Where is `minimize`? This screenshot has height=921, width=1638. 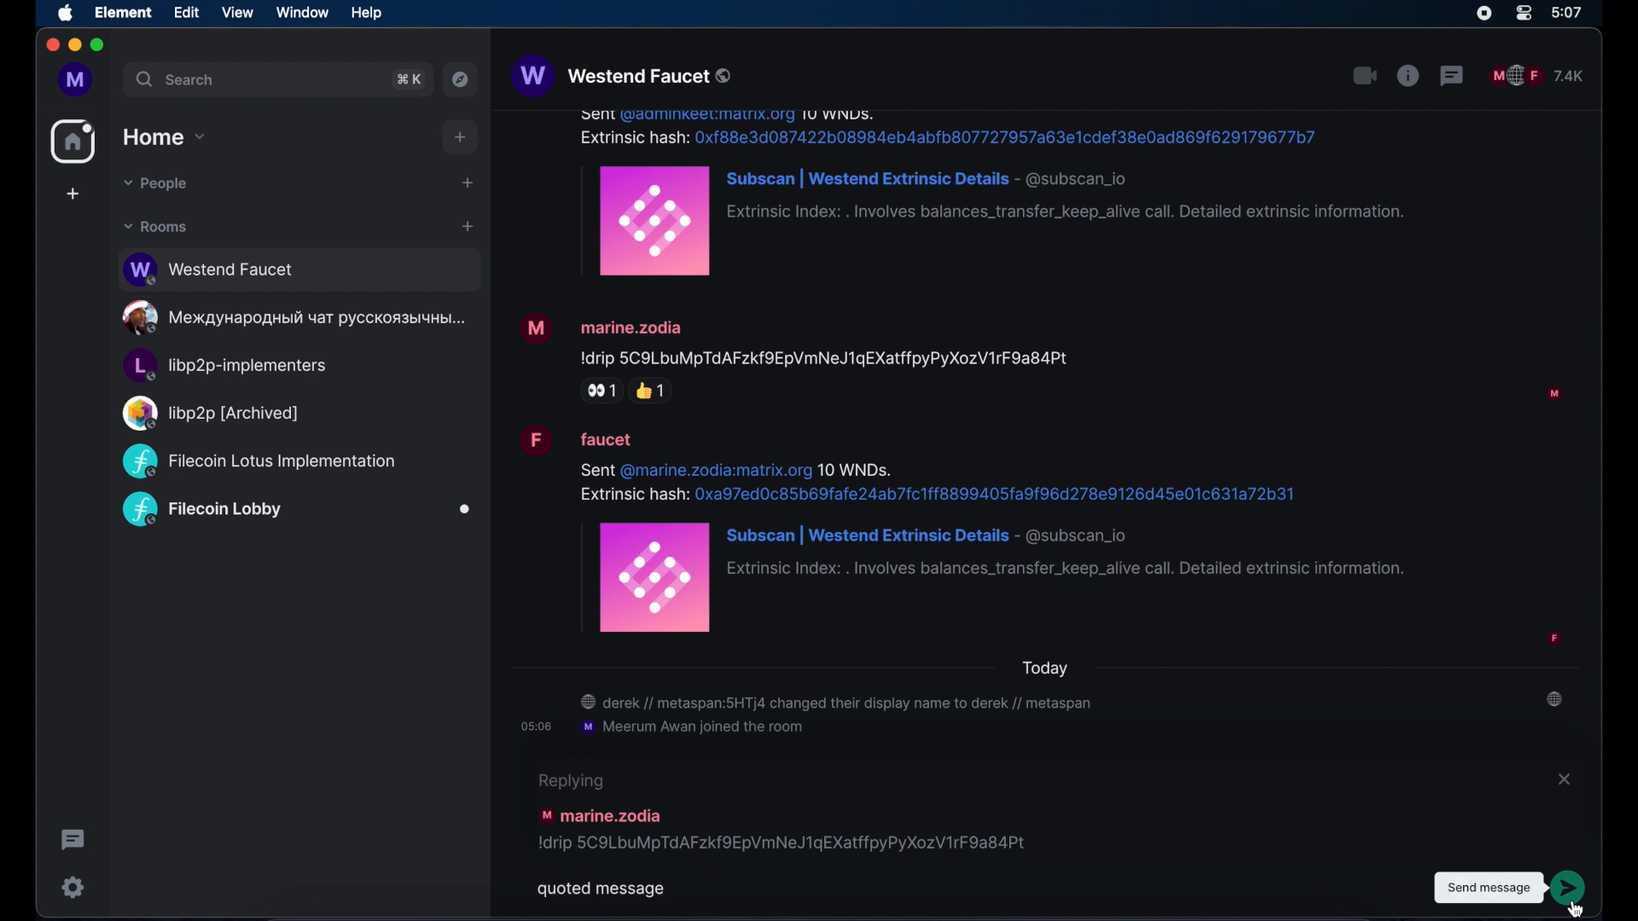
minimize is located at coordinates (74, 45).